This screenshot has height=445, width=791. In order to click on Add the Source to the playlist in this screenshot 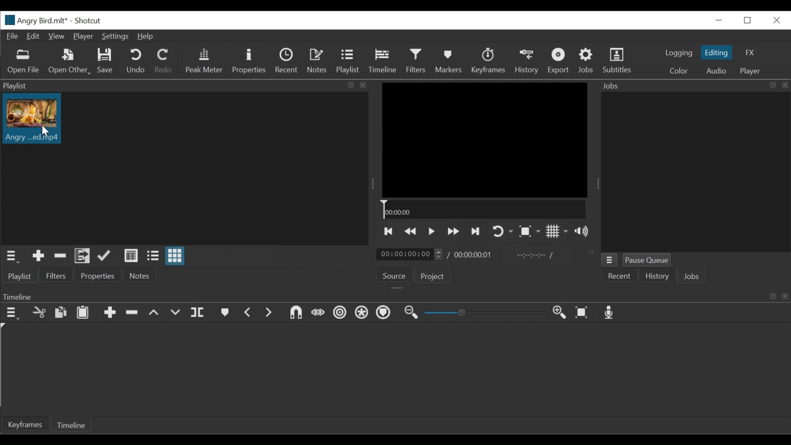, I will do `click(37, 256)`.